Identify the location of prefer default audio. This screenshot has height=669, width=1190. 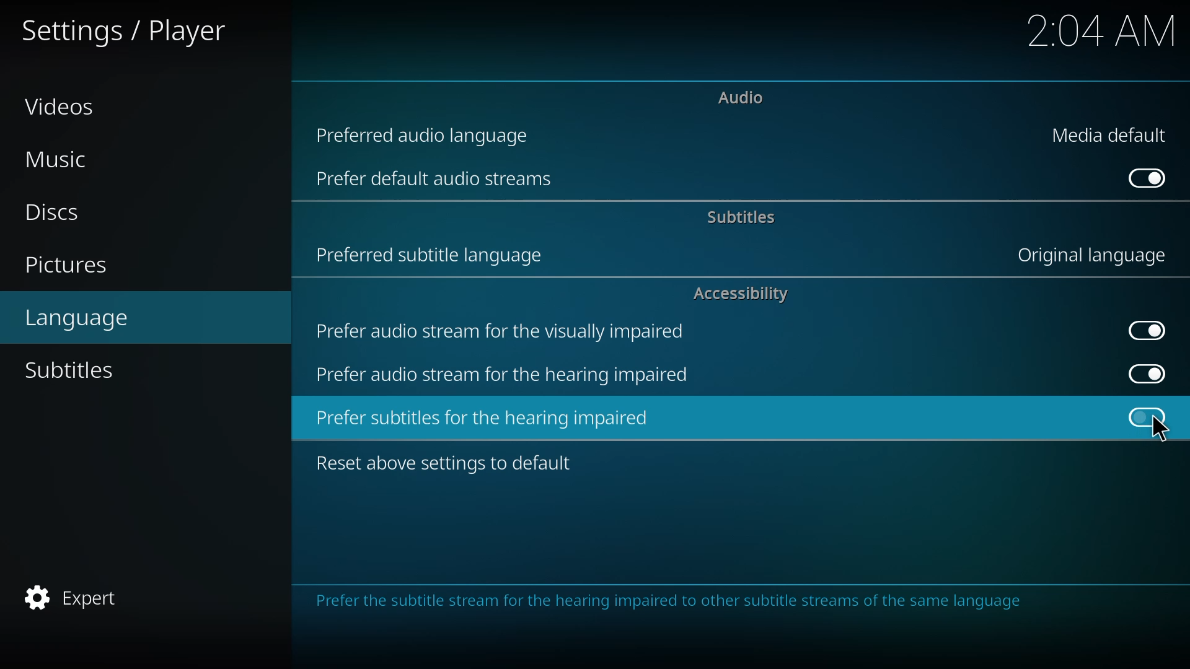
(438, 181).